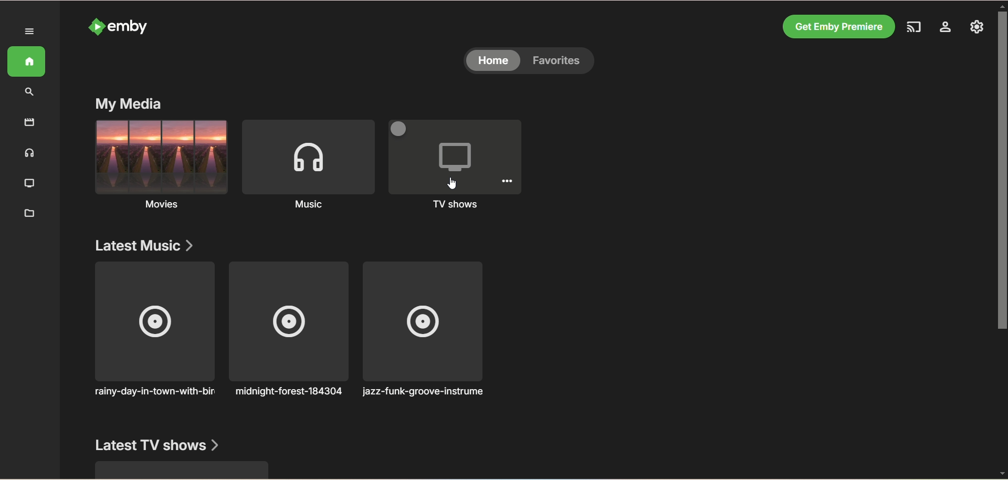 The image size is (1008, 480). I want to click on Movies, so click(162, 164).